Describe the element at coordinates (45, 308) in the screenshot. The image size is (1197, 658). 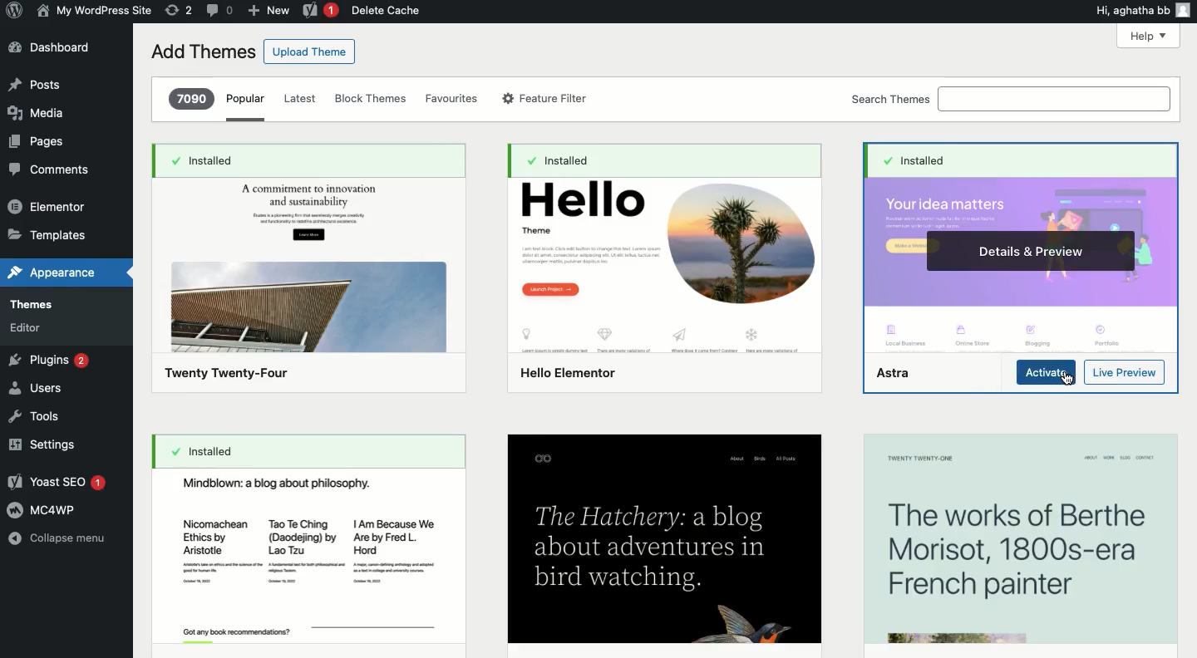
I see `Themes` at that location.